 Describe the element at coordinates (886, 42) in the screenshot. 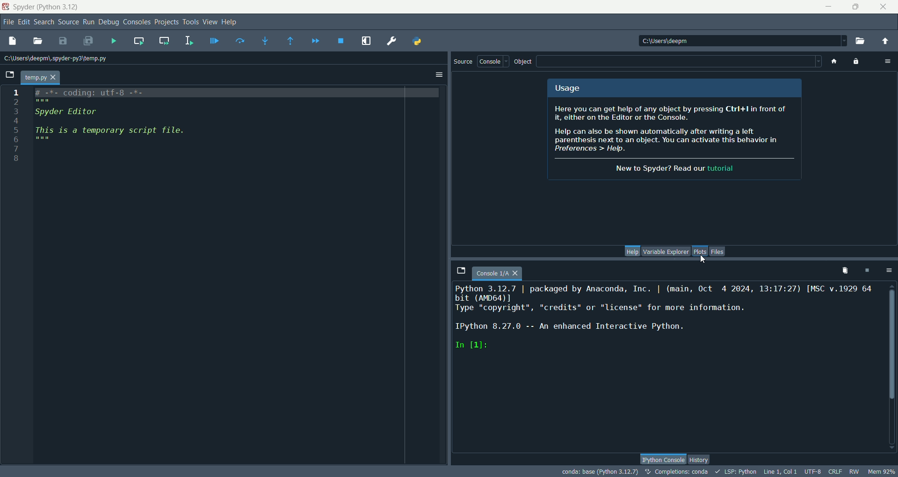

I see `parent directory` at that location.